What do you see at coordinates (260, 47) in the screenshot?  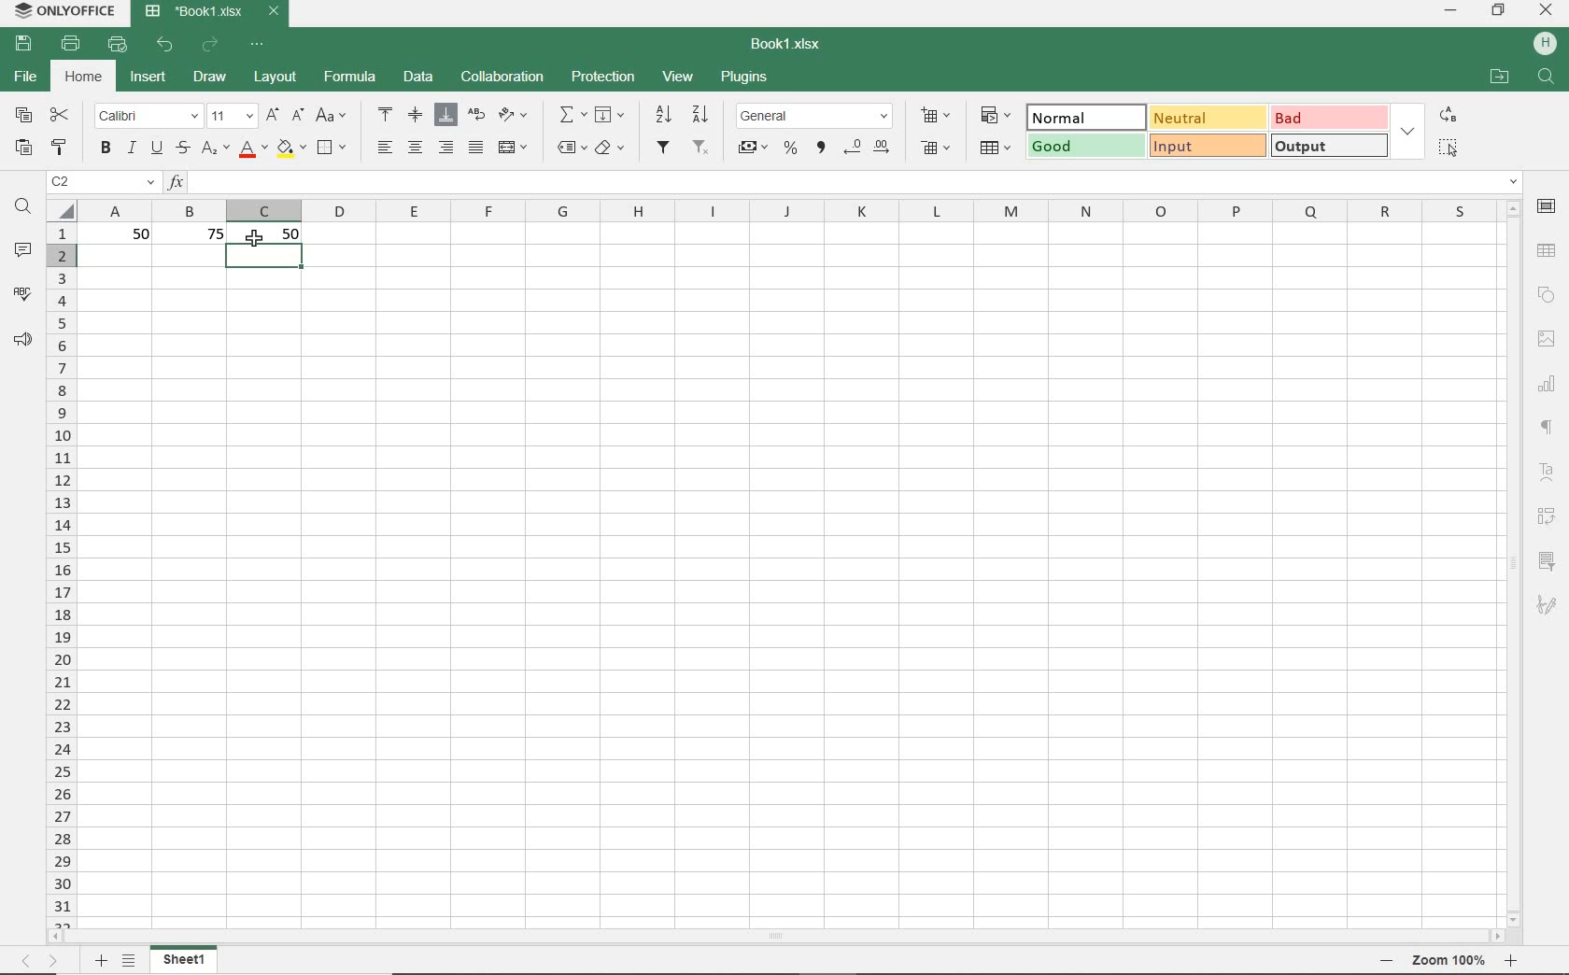 I see `customize quick access toolbar` at bounding box center [260, 47].